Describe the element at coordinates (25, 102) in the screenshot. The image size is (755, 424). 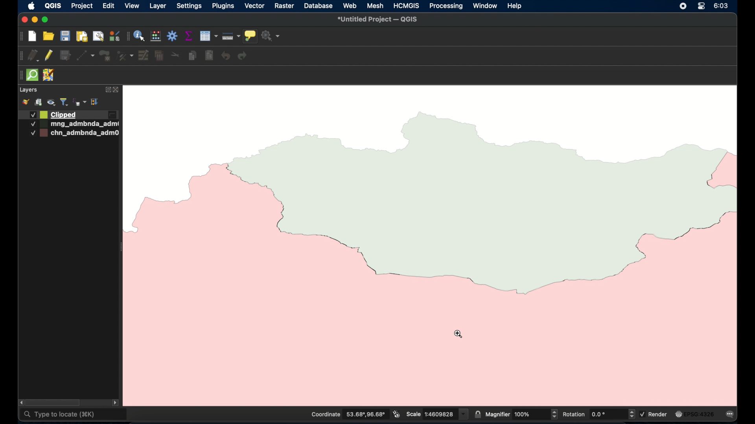
I see `open styling panel` at that location.